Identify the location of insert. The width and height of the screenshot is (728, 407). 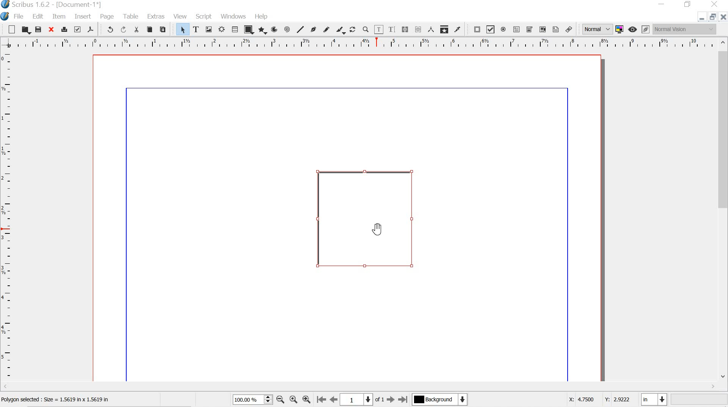
(82, 17).